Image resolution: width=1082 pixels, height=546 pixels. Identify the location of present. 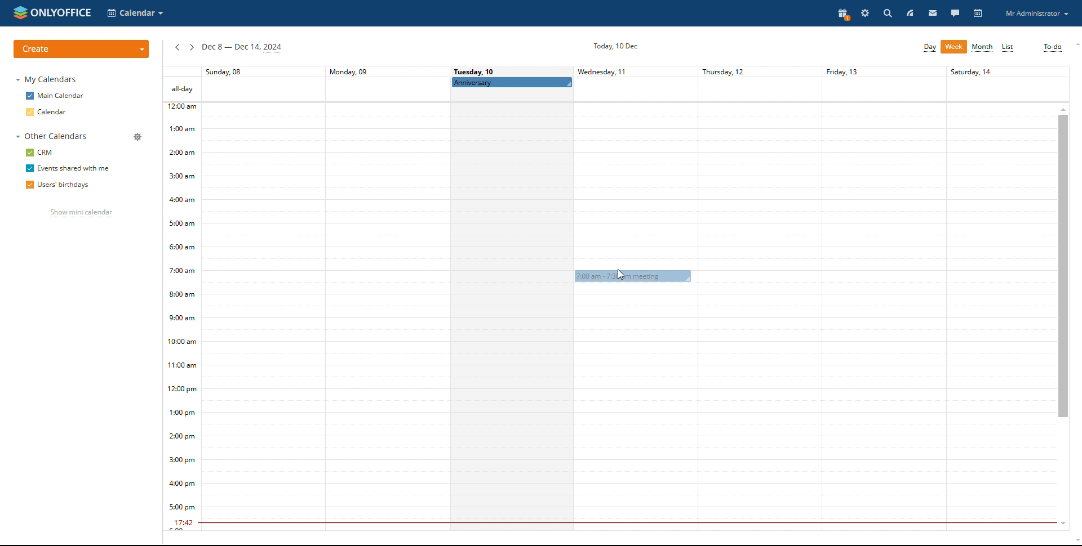
(844, 15).